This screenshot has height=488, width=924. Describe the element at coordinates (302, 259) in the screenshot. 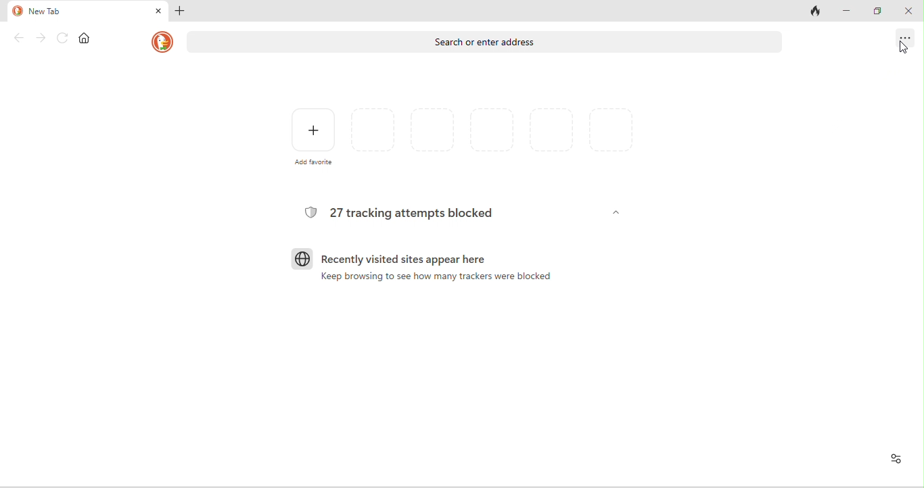

I see `browser logo` at that location.